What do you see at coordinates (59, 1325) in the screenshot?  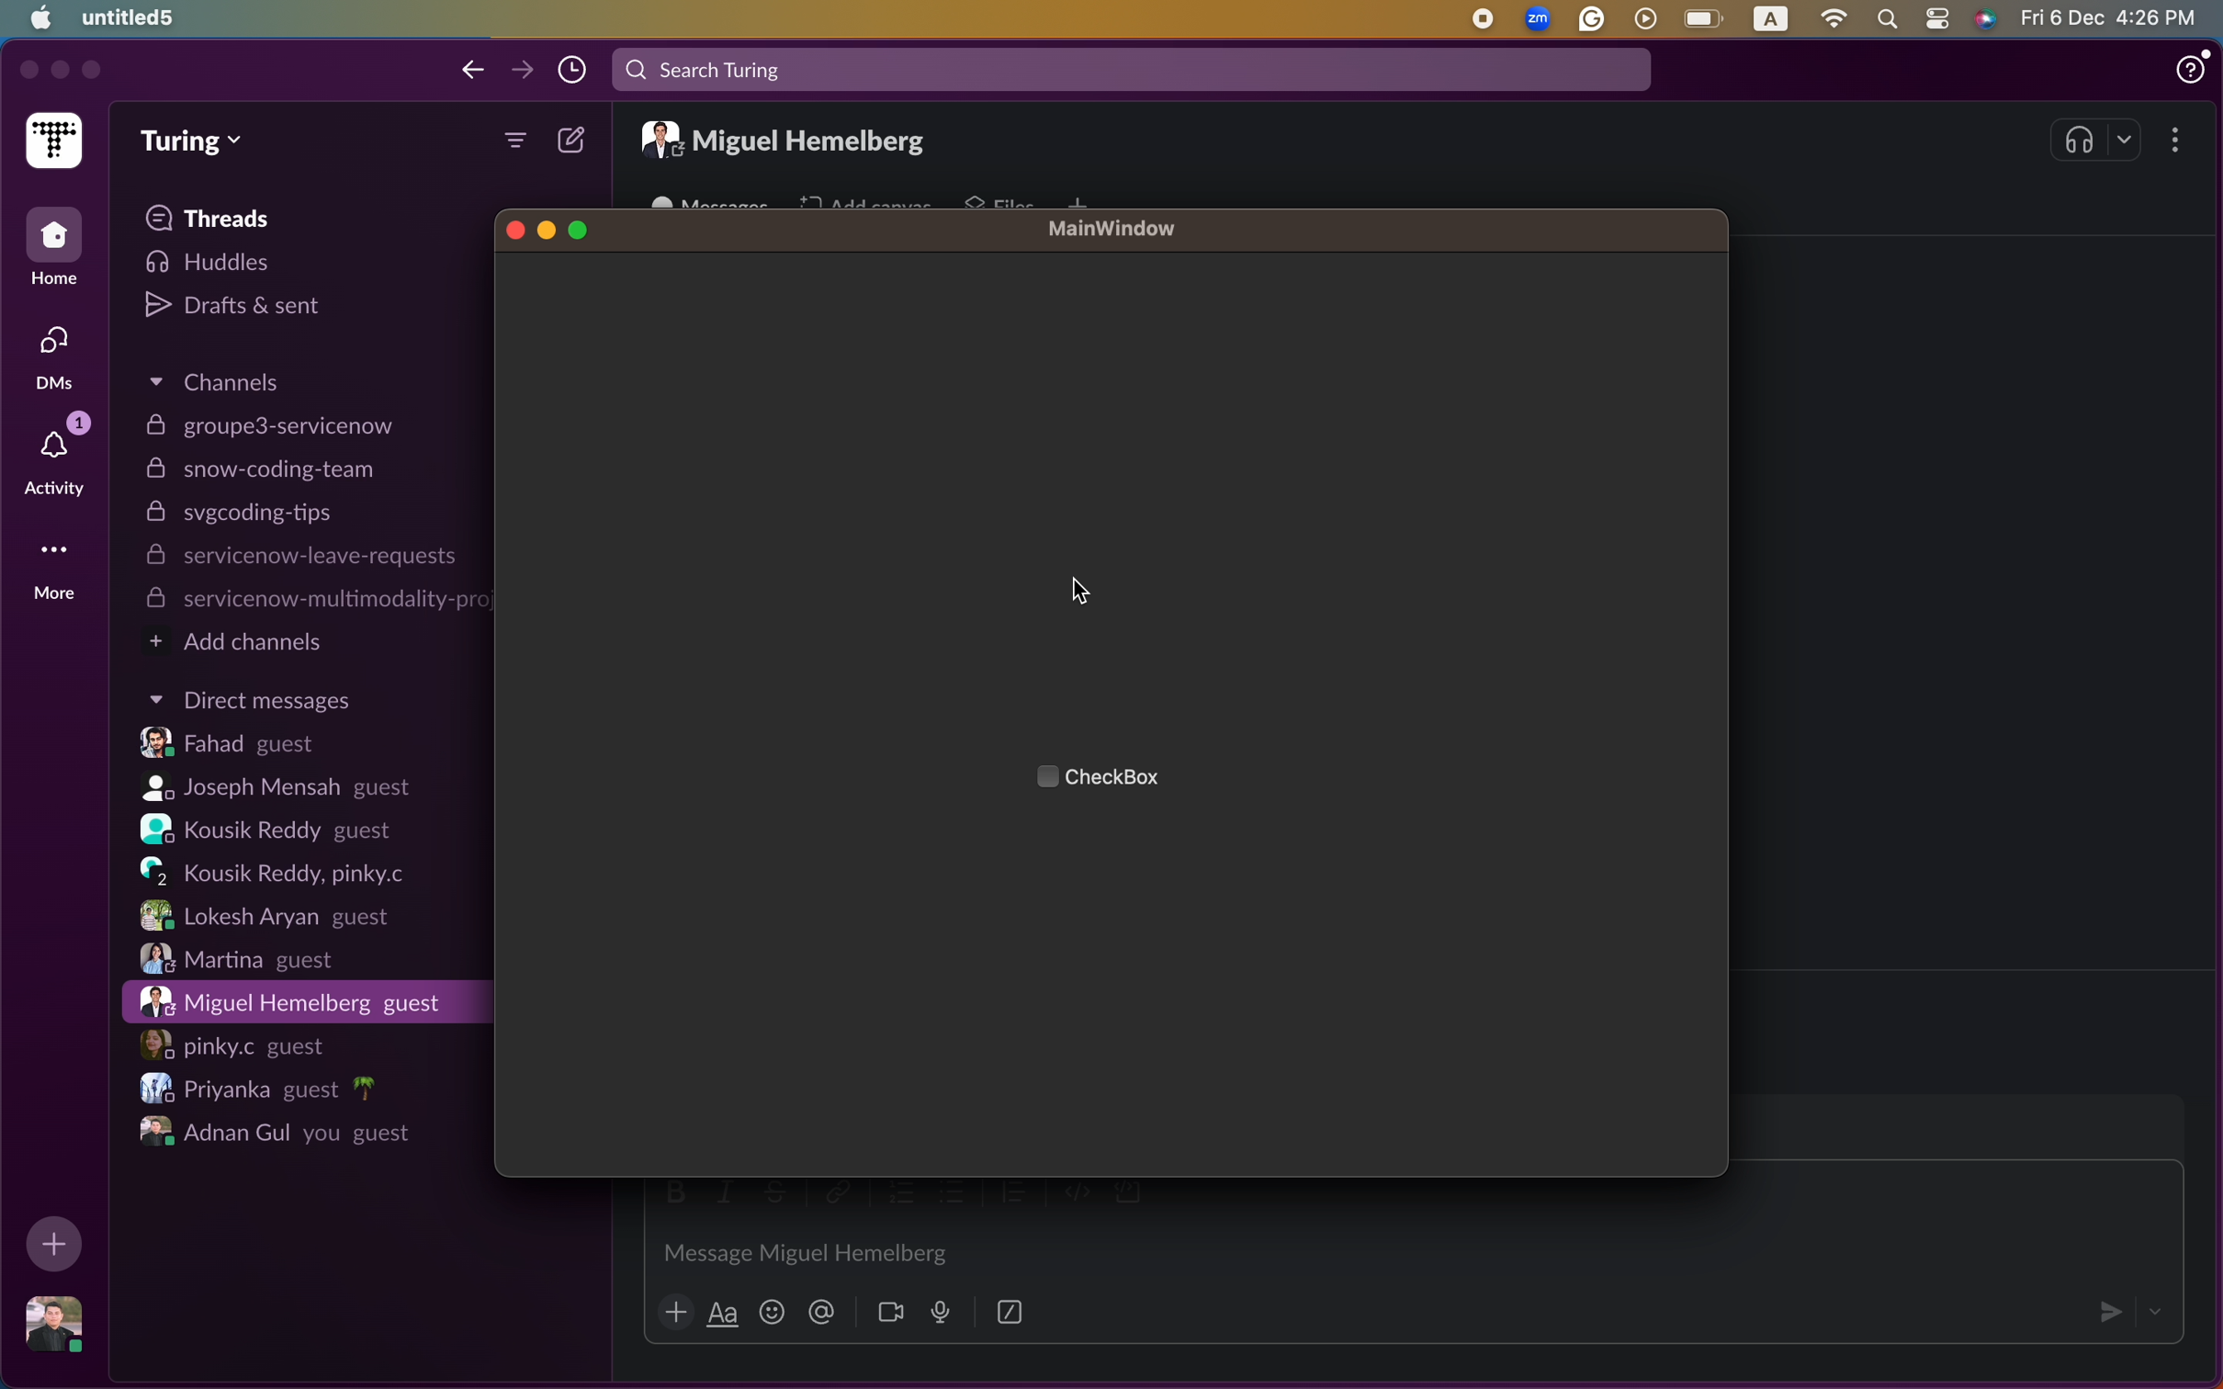 I see `image` at bounding box center [59, 1325].